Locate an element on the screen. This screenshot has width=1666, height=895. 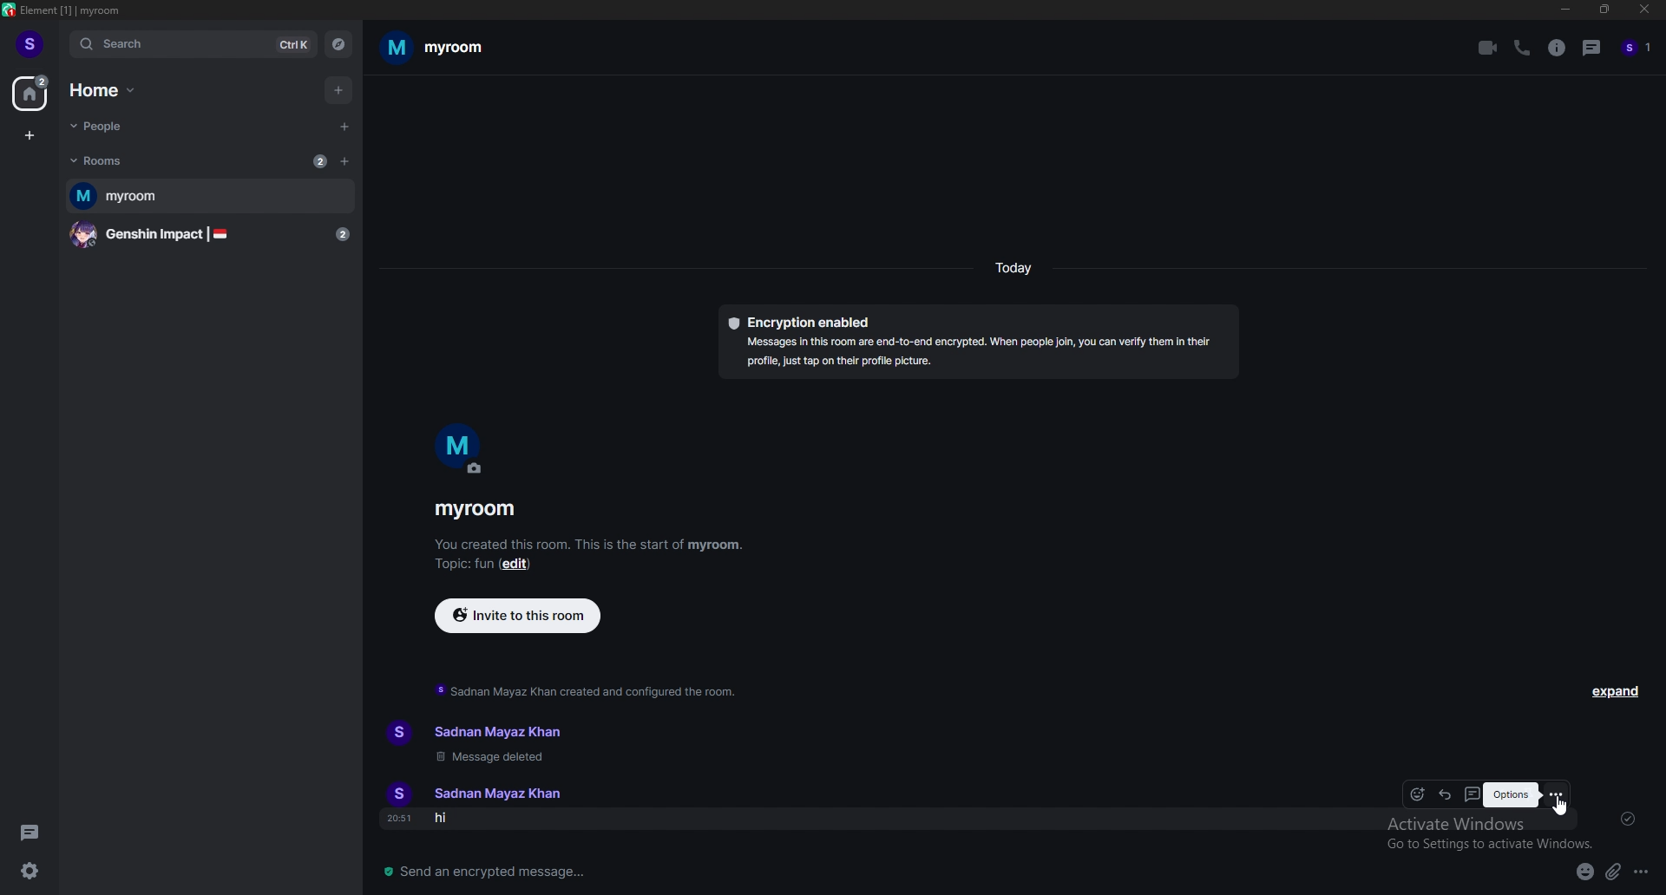
myroom is located at coordinates (475, 511).